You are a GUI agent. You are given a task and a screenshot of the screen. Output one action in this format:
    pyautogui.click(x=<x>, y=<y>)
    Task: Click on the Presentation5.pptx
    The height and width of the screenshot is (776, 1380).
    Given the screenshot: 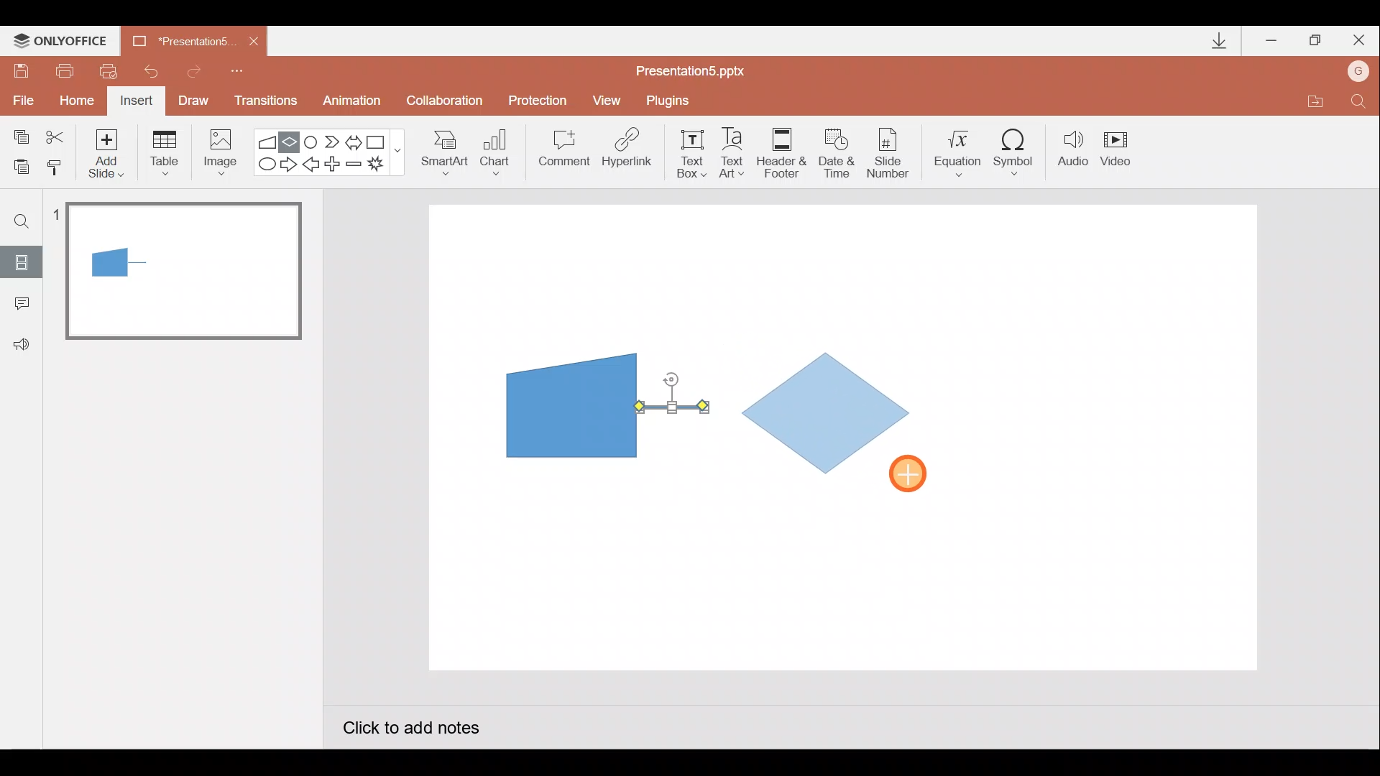 What is the action you would take?
    pyautogui.click(x=700, y=68)
    